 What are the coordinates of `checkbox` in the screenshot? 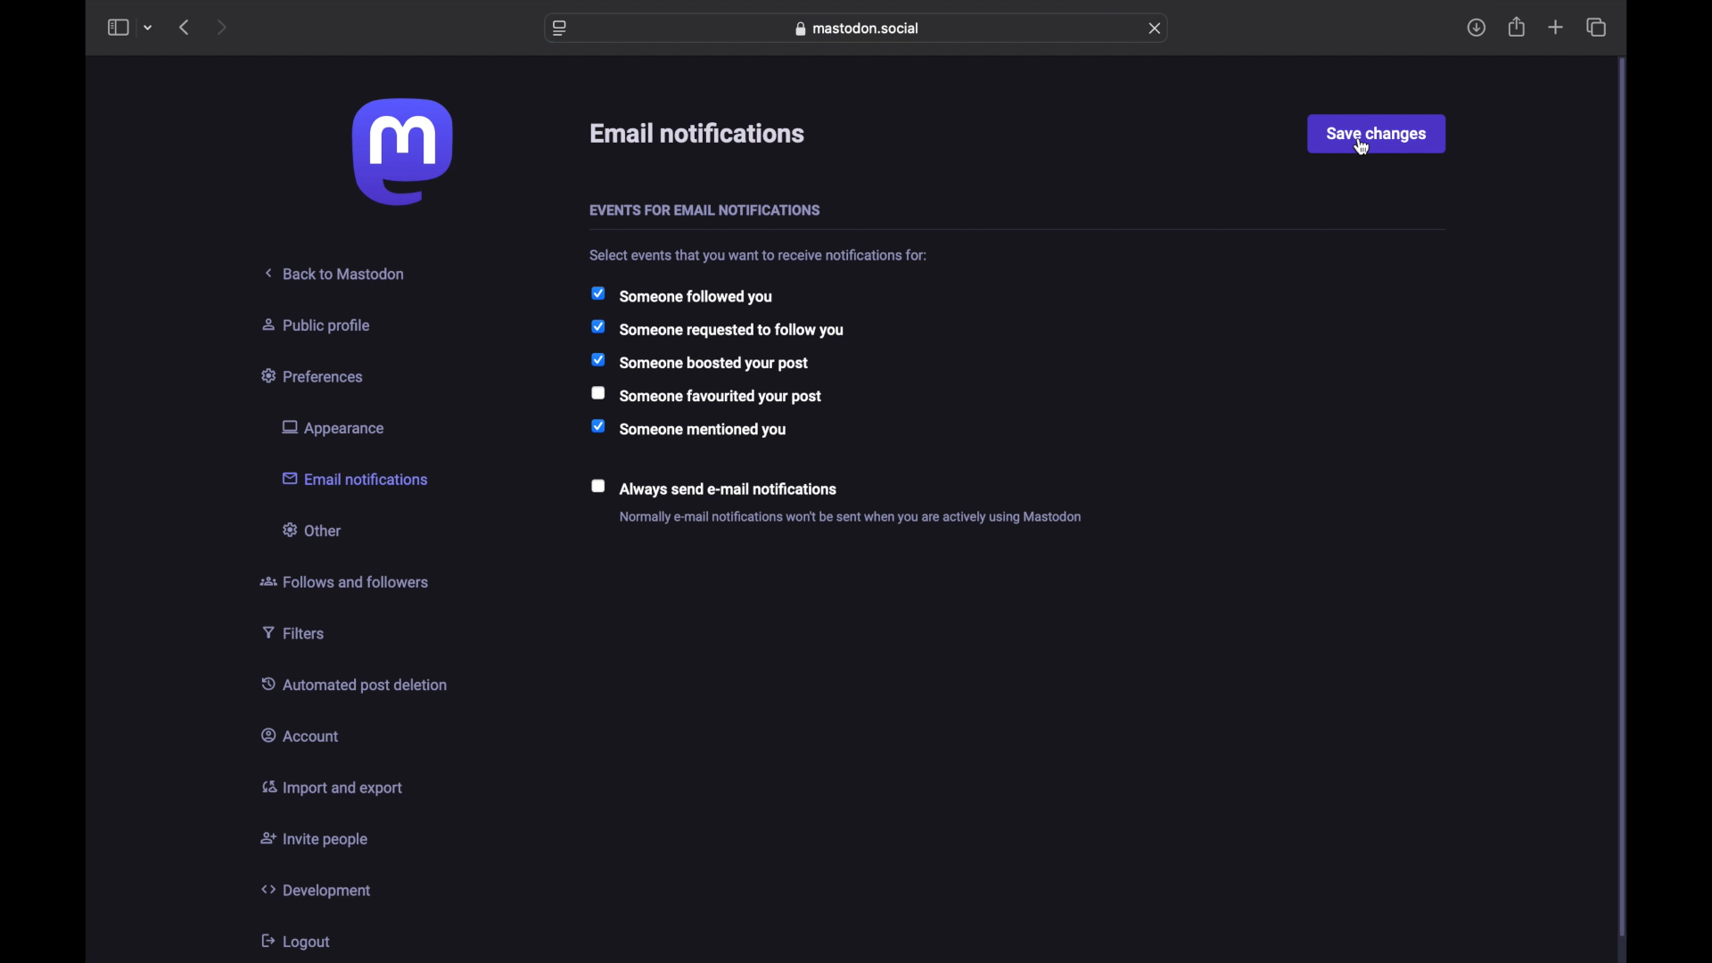 It's located at (681, 295).